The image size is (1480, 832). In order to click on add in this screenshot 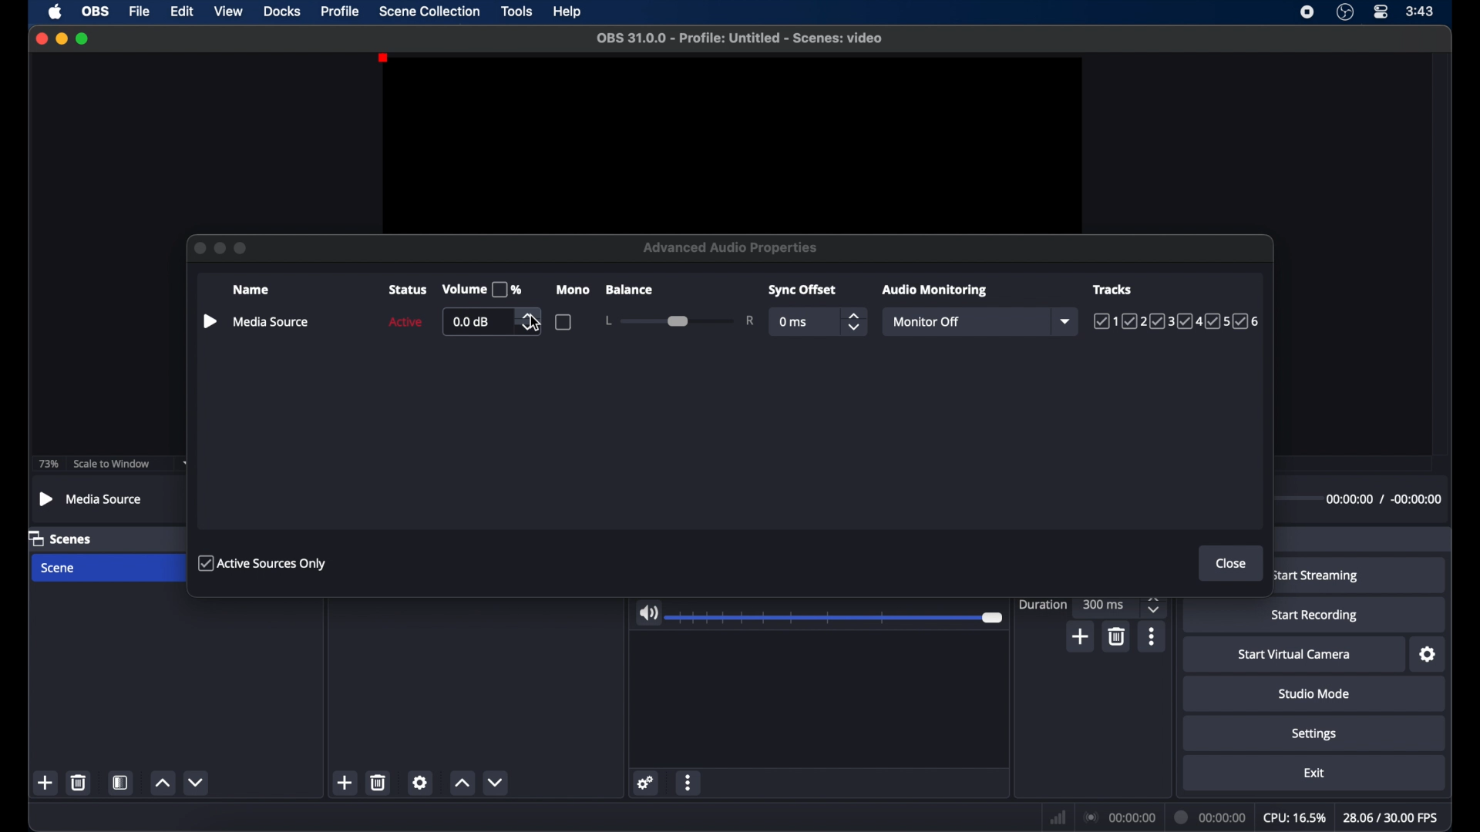, I will do `click(344, 782)`.